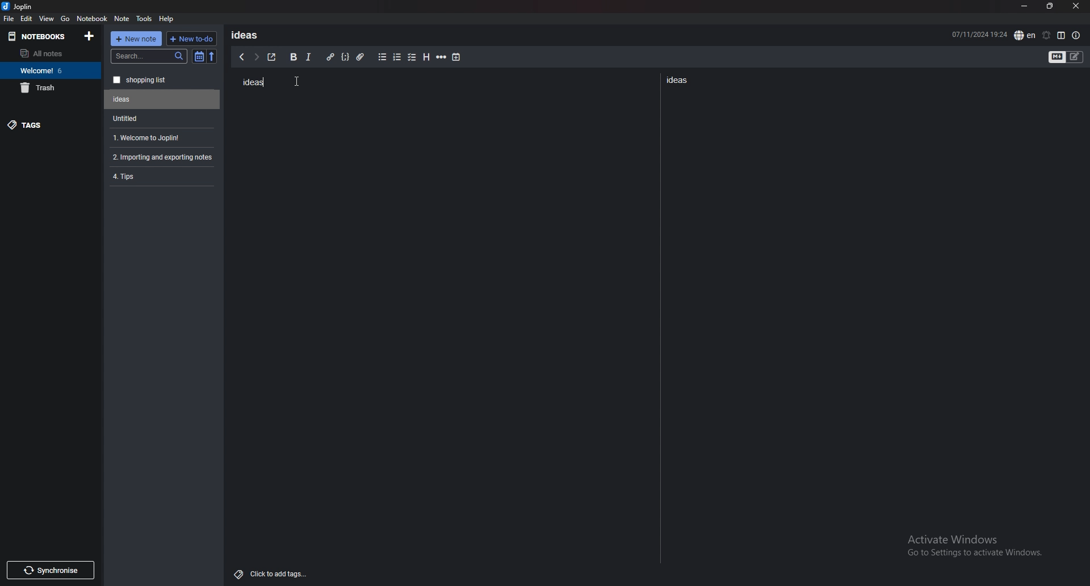  What do you see at coordinates (253, 83) in the screenshot?
I see `ideas` at bounding box center [253, 83].